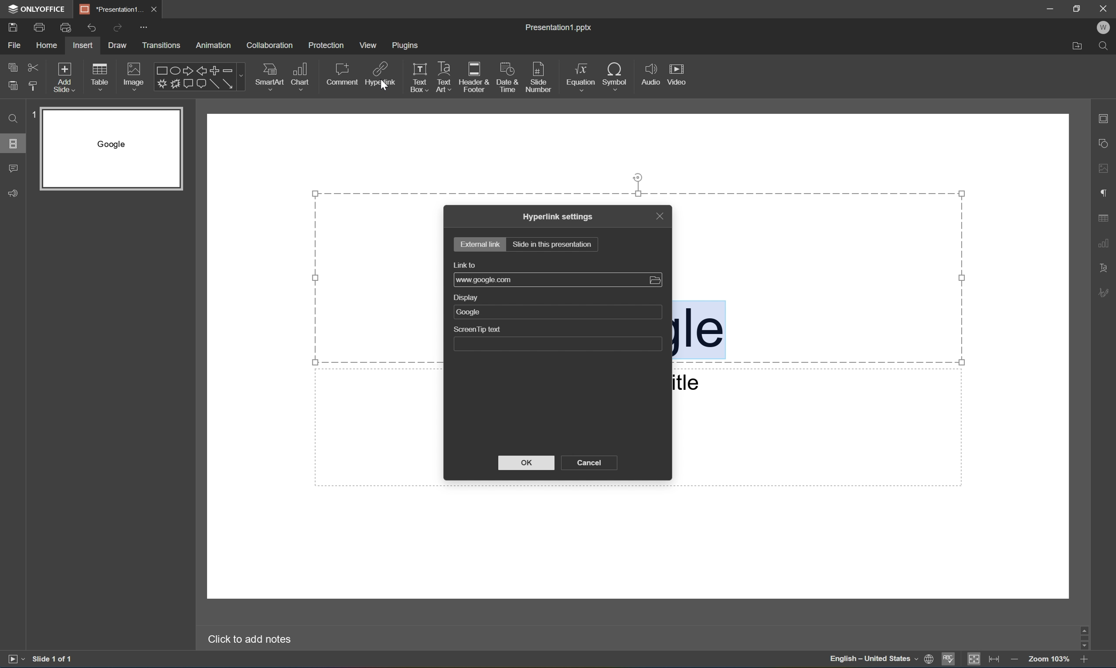 This screenshot has width=1116, height=668. I want to click on Text box, so click(418, 76).